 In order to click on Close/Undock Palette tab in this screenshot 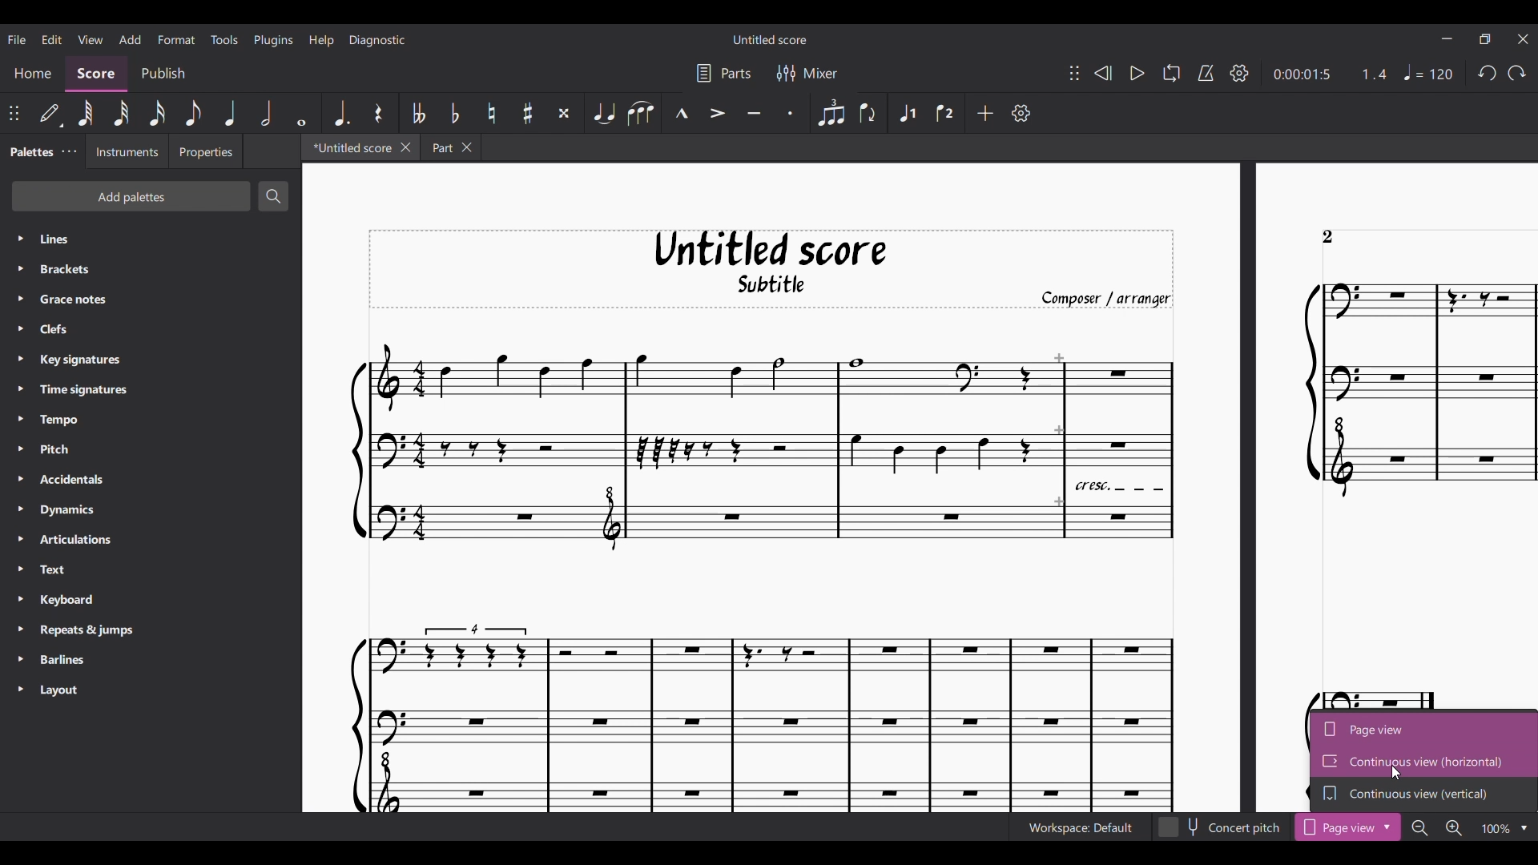, I will do `click(70, 151)`.